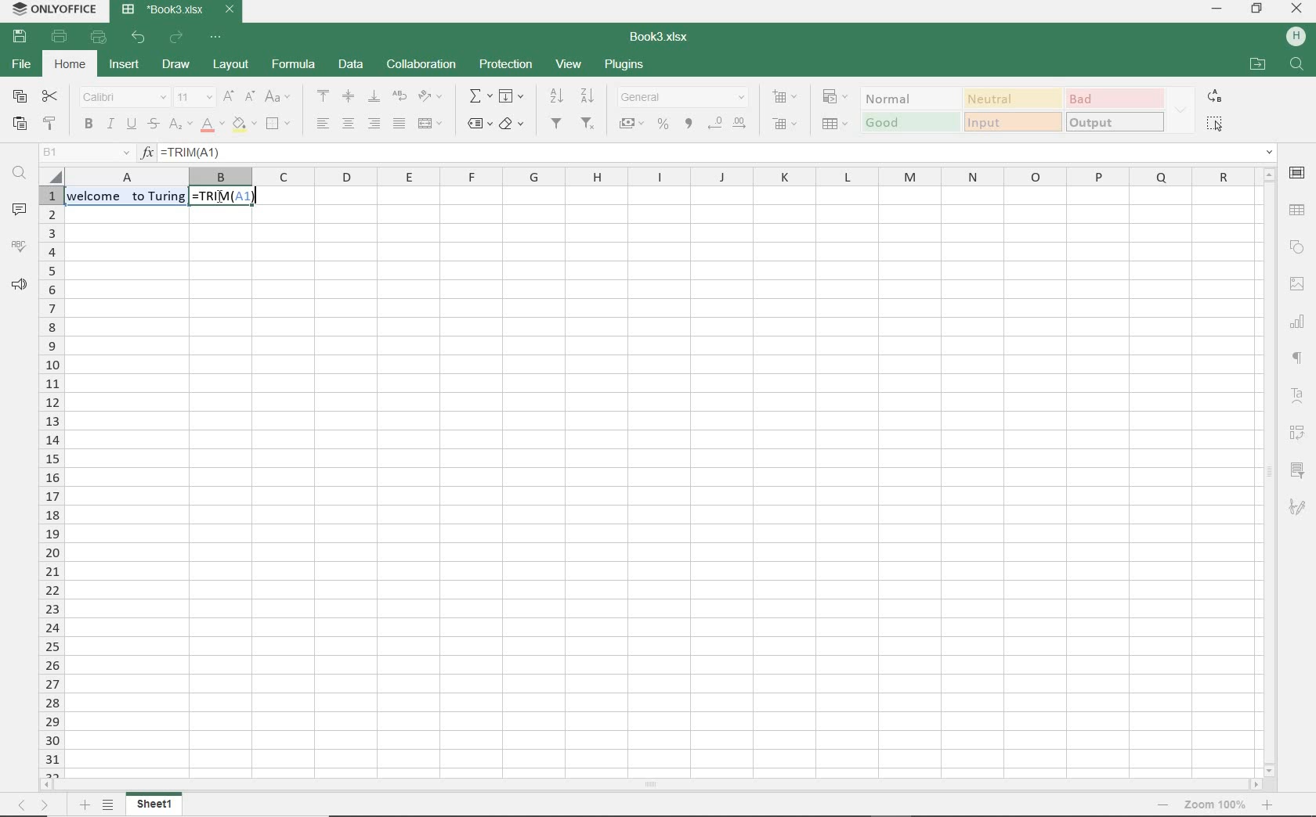  What do you see at coordinates (226, 207) in the screenshot?
I see `TRIM(A1)` at bounding box center [226, 207].